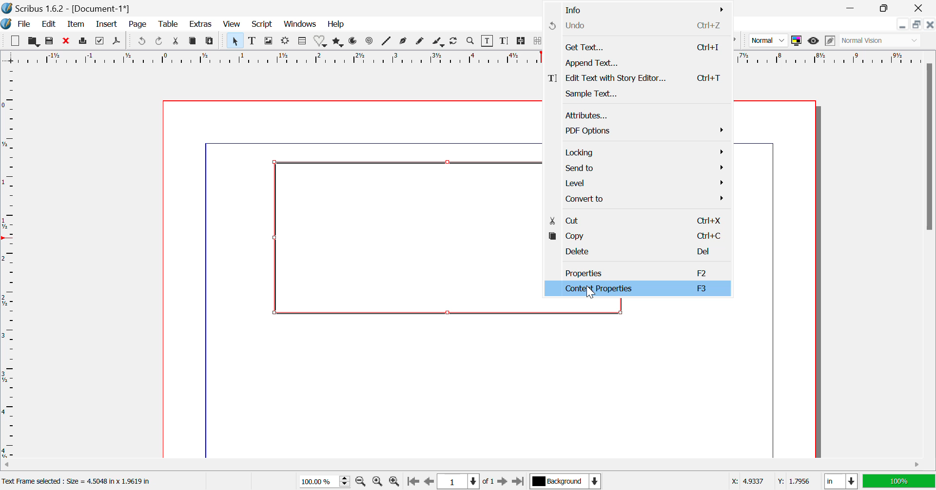 The image size is (936, 490). What do you see at coordinates (337, 43) in the screenshot?
I see `Polygons` at bounding box center [337, 43].